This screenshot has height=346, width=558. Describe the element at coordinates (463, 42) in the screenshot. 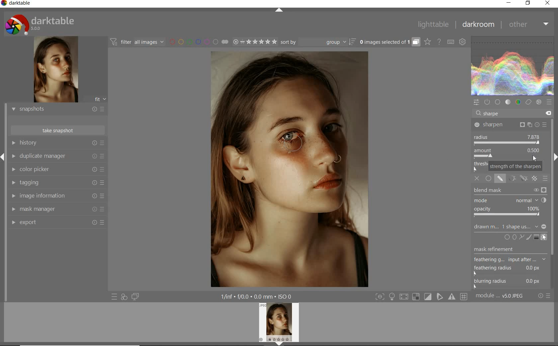

I see `show global preferences` at that location.